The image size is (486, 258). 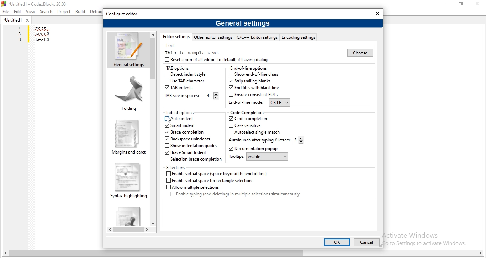 I want to click on general settings, so click(x=243, y=23).